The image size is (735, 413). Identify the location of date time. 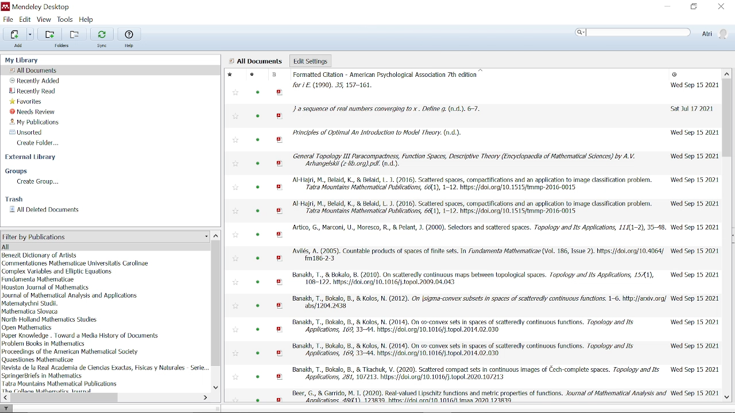
(694, 227).